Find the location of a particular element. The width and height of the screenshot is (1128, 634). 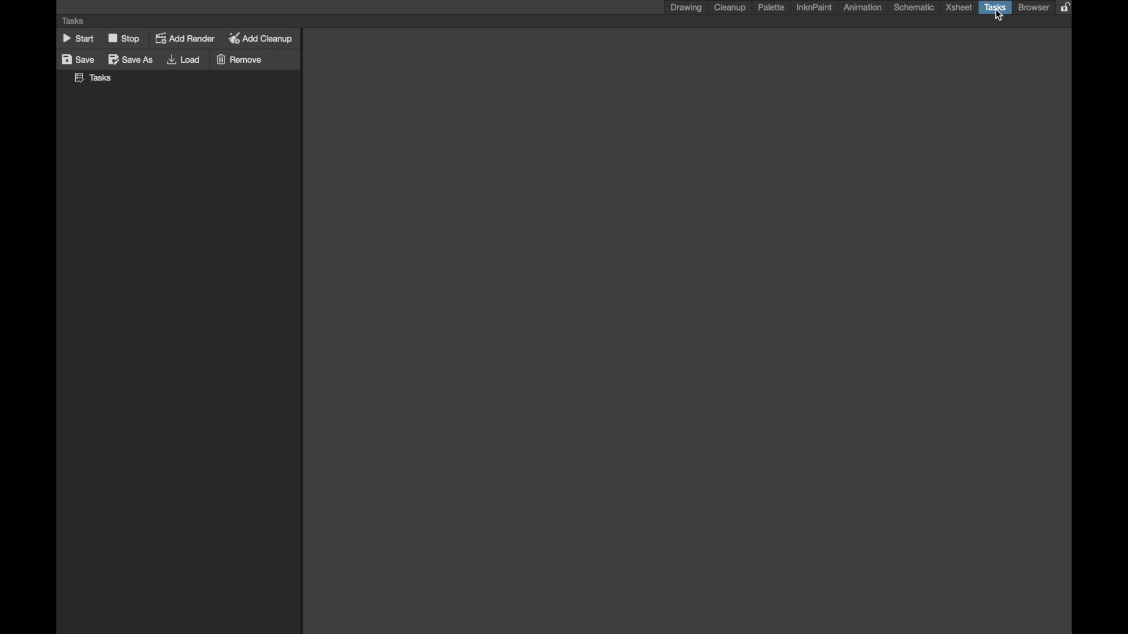

drawing is located at coordinates (687, 8).